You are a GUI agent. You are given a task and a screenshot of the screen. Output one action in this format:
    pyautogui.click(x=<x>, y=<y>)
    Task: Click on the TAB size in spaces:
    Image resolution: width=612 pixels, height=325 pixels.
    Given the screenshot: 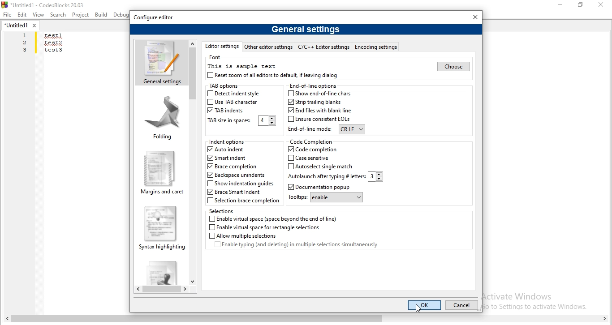 What is the action you would take?
    pyautogui.click(x=241, y=121)
    